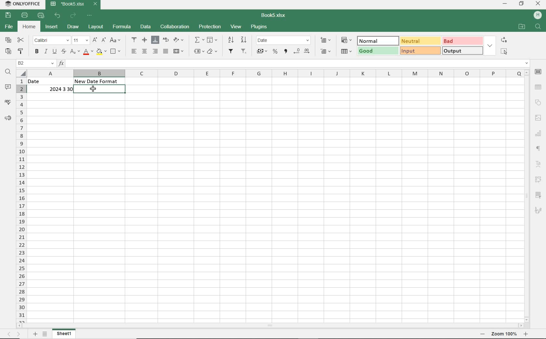 The height and width of the screenshot is (339, 546). Describe the element at coordinates (25, 15) in the screenshot. I see `PRINT` at that location.